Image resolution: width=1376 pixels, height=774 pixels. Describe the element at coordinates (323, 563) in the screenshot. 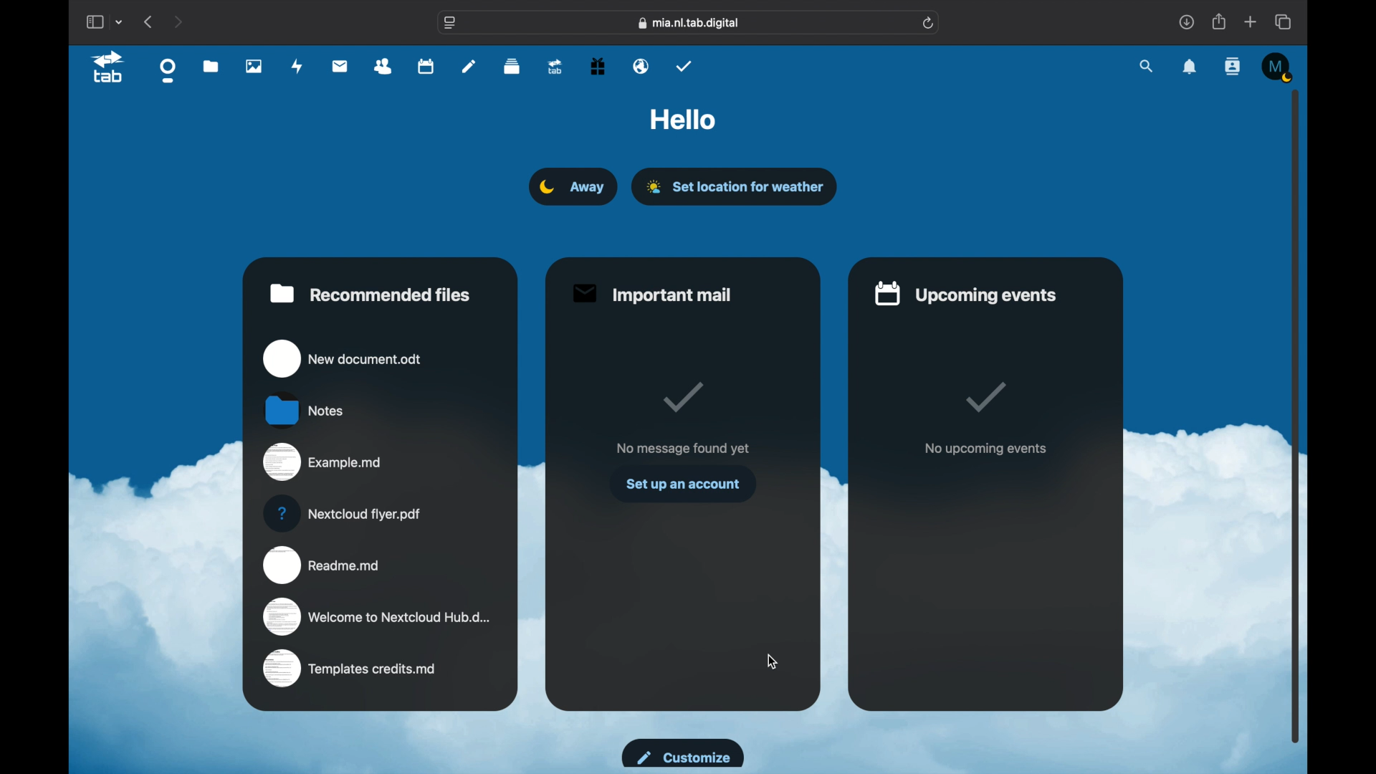

I see `readme.md` at that location.